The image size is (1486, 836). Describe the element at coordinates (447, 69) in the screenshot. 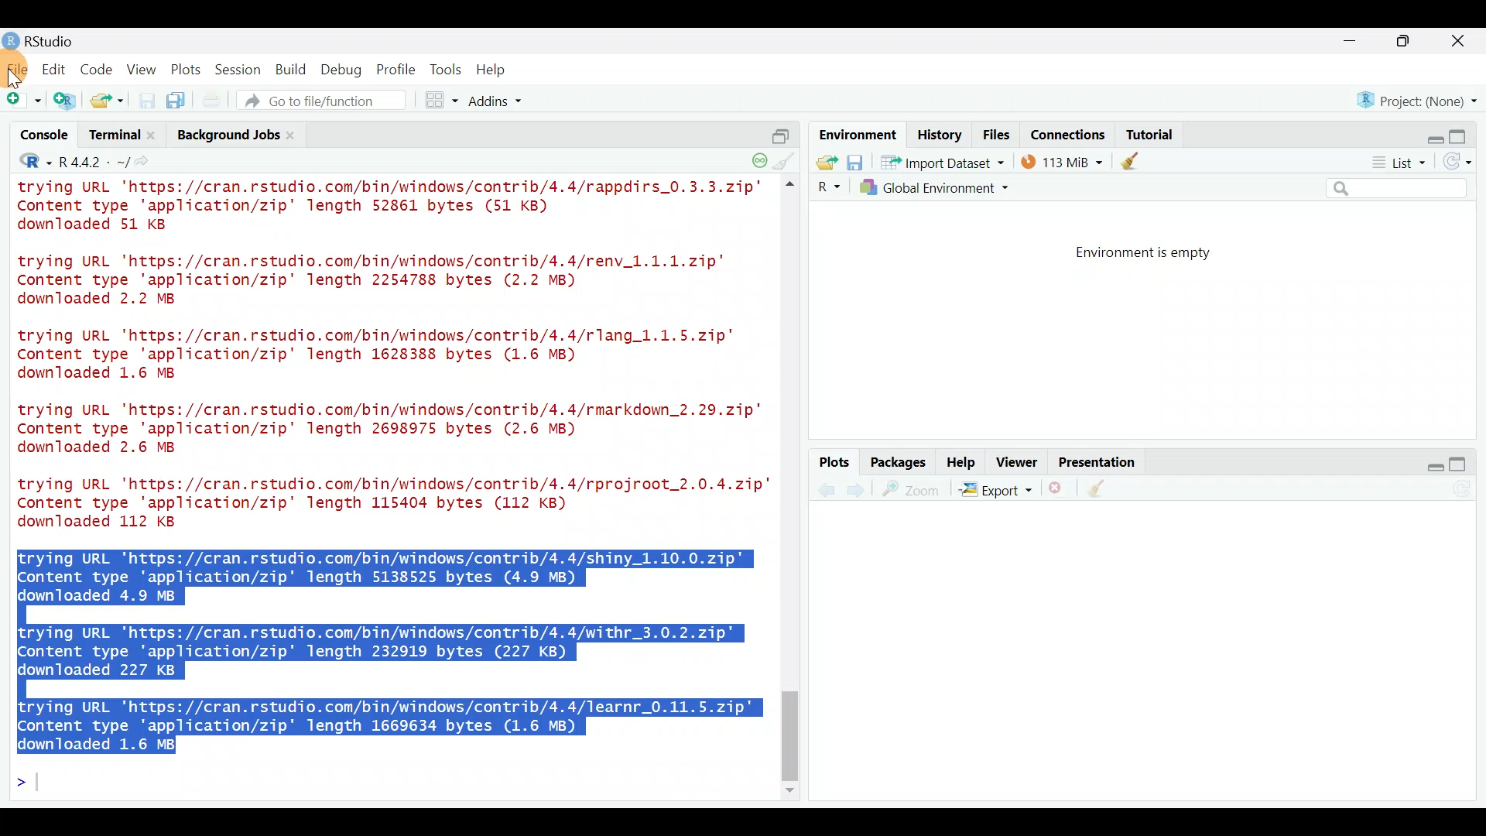

I see `Tools` at that location.